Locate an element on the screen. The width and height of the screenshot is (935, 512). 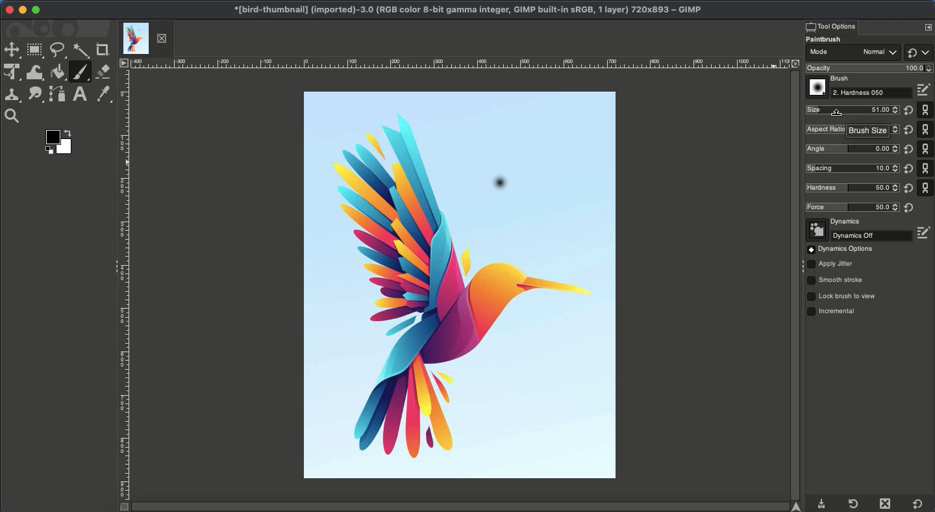
Edit is located at coordinates (925, 233).